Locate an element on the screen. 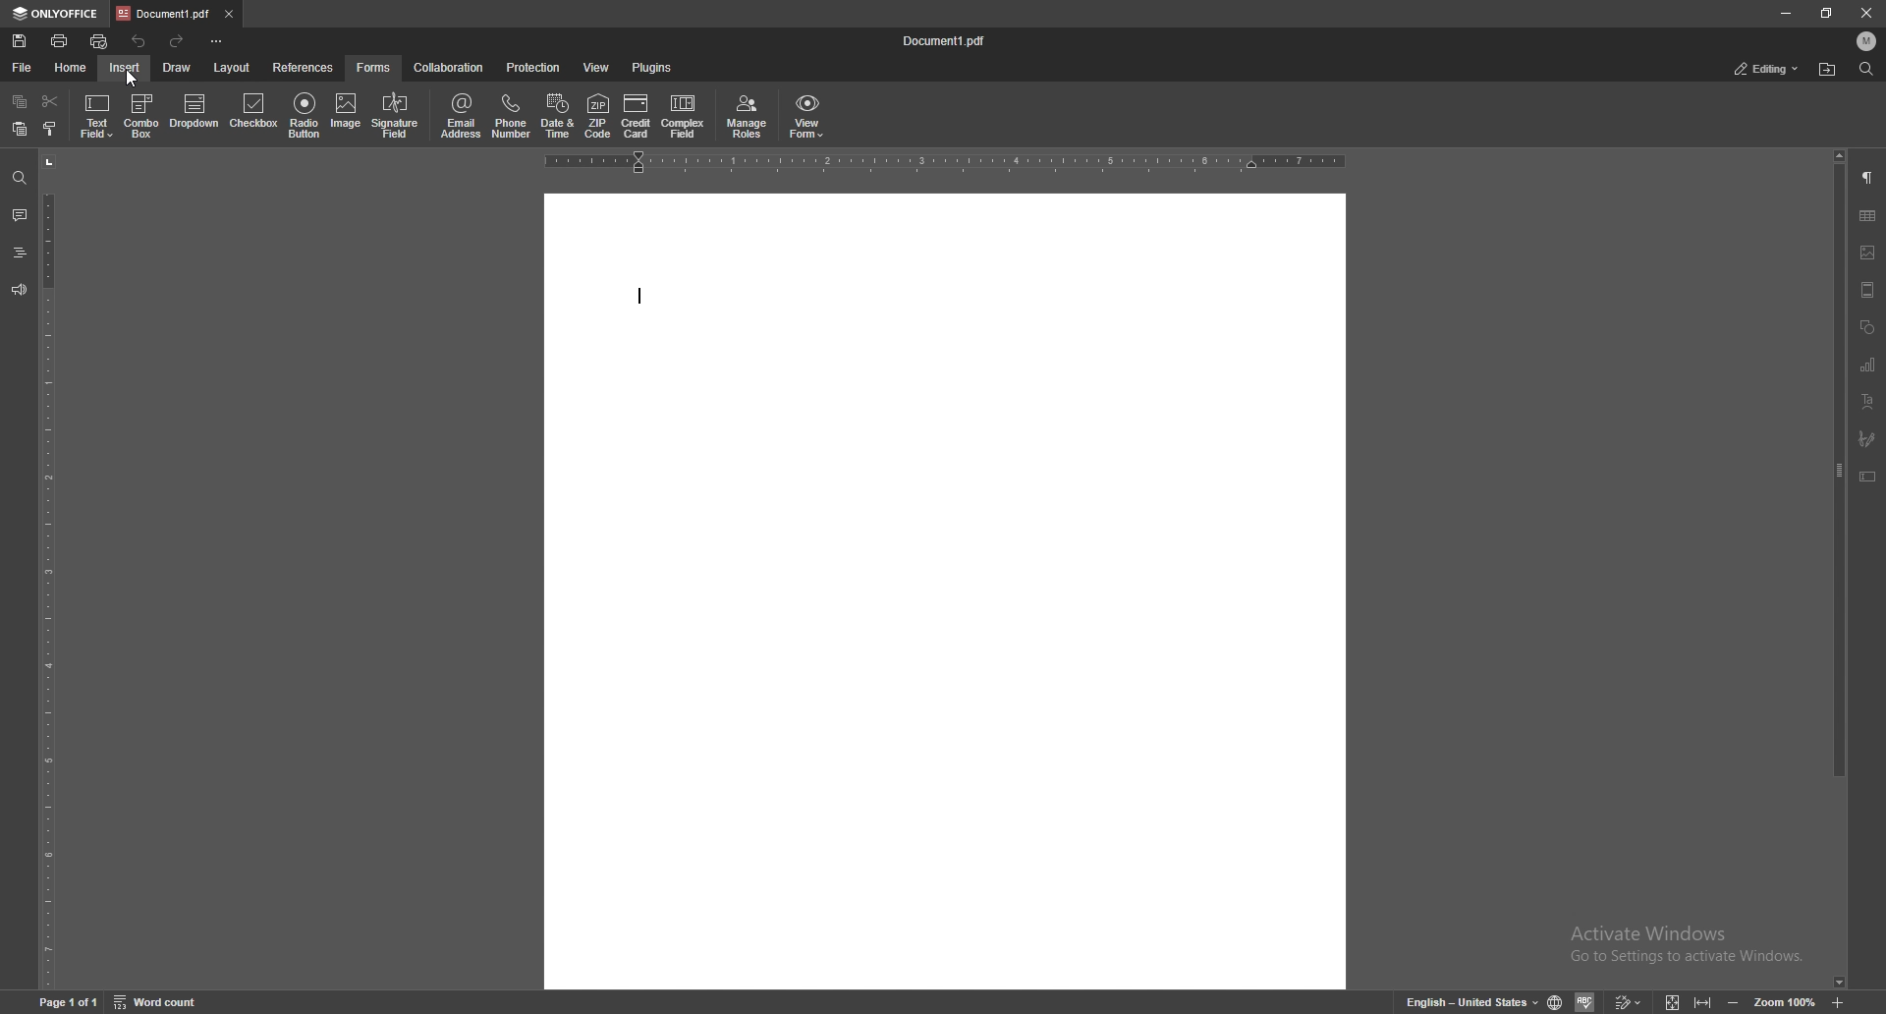 The height and width of the screenshot is (1014, 1886). comment is located at coordinates (19, 214).